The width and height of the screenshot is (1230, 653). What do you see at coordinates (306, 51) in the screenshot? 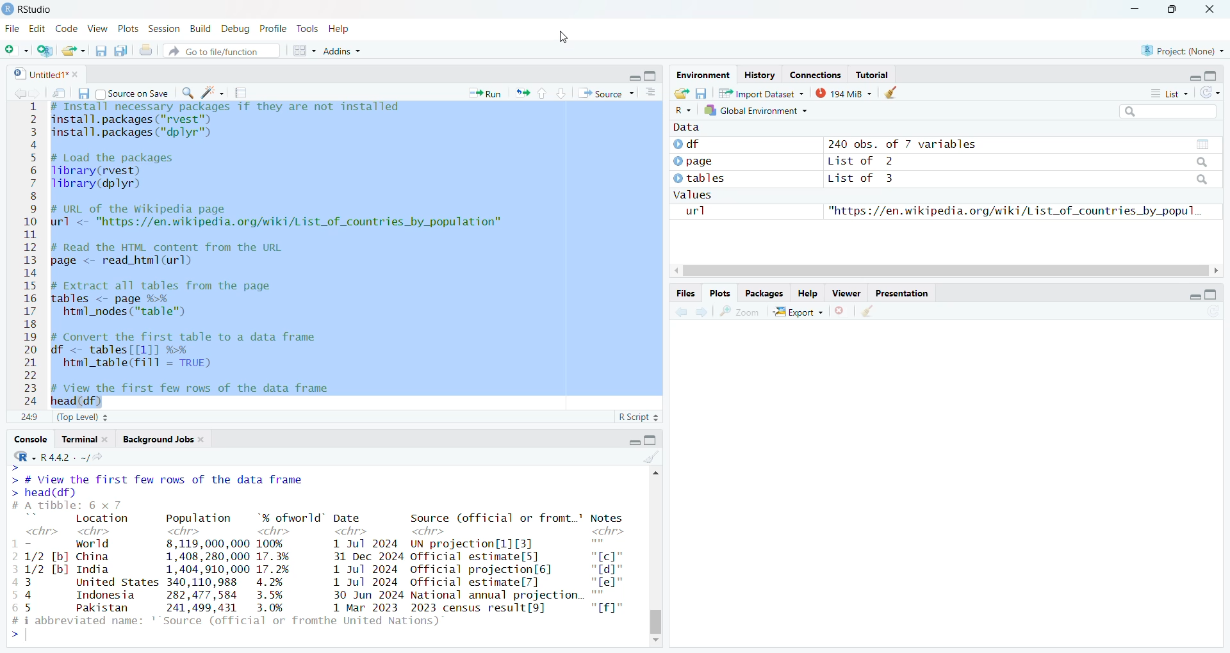
I see `options` at bounding box center [306, 51].